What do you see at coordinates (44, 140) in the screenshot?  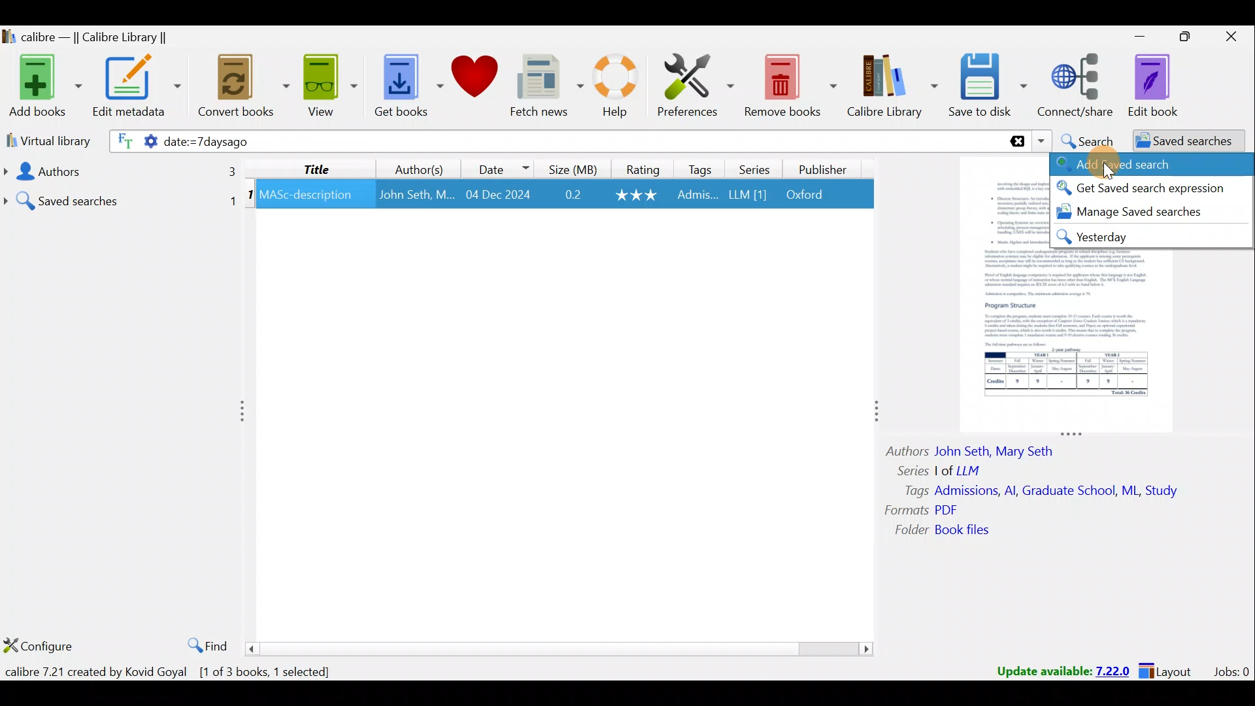 I see `Virtual library` at bounding box center [44, 140].